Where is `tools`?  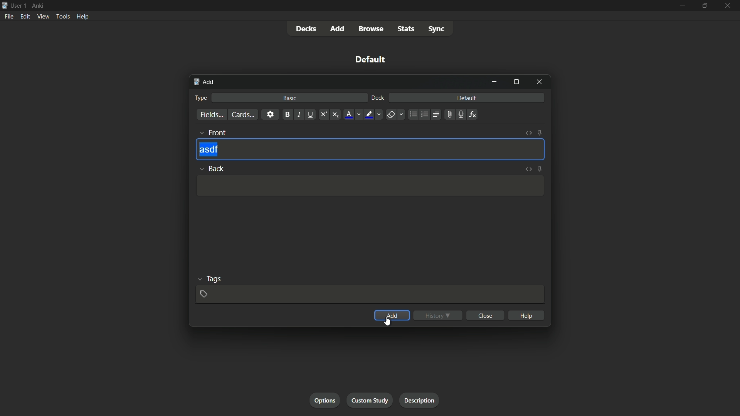 tools is located at coordinates (62, 17).